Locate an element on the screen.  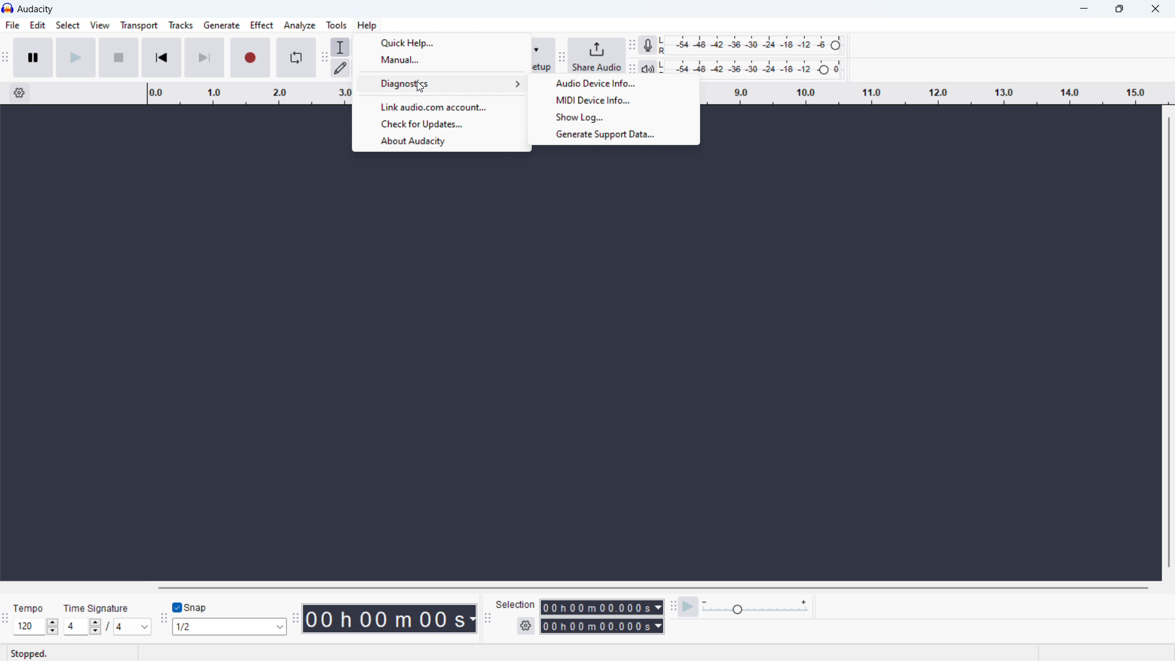
file is located at coordinates (12, 25).